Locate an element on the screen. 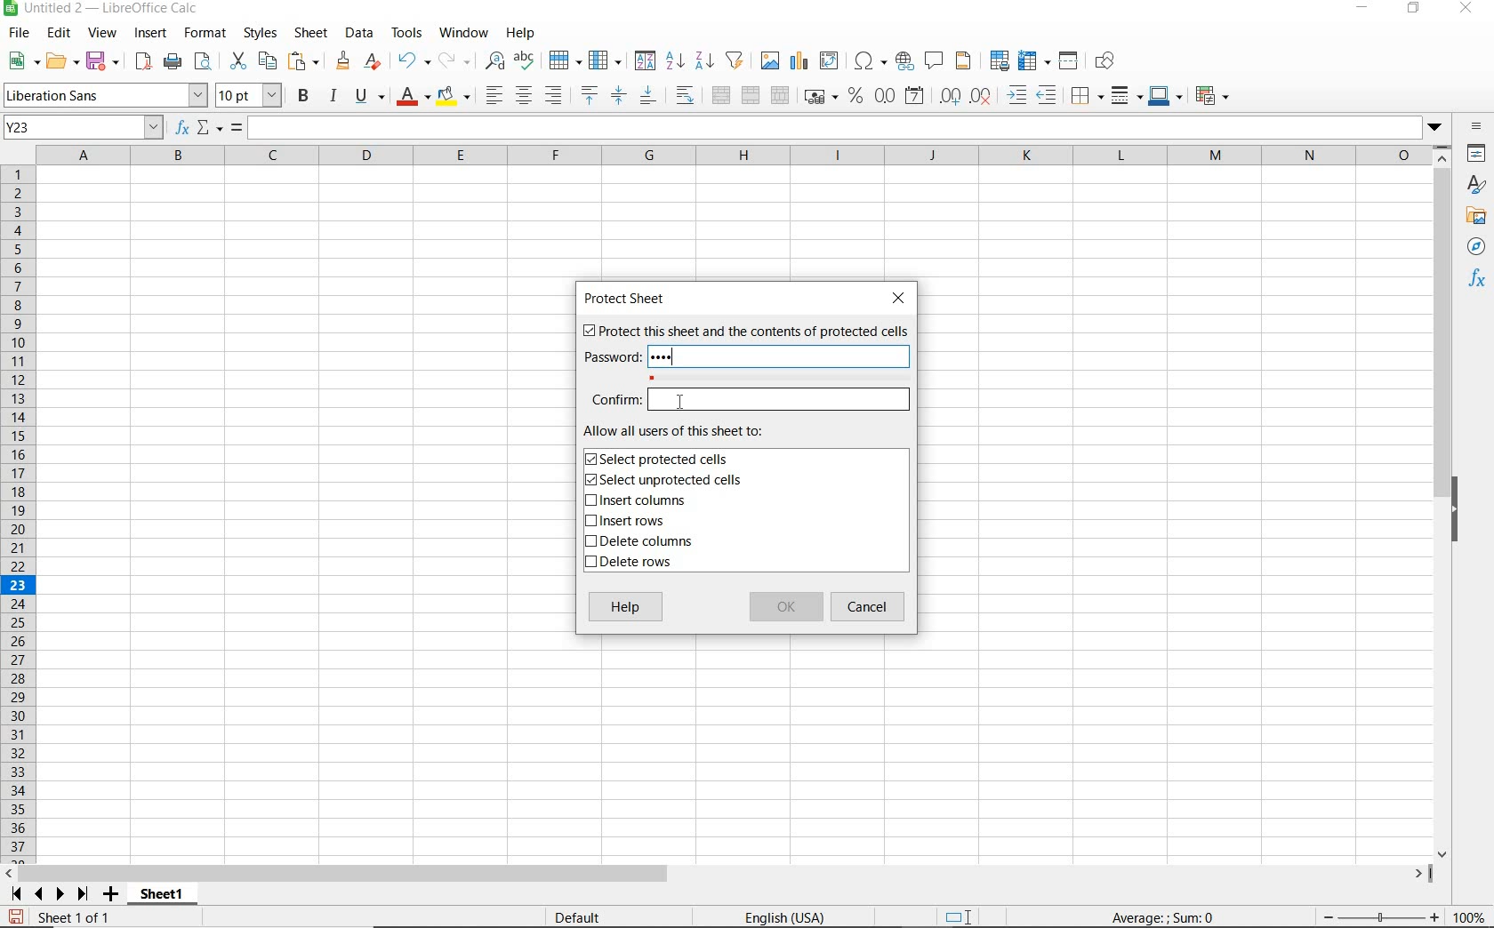  CLEAR DIRECT FORMATTING is located at coordinates (371, 60).